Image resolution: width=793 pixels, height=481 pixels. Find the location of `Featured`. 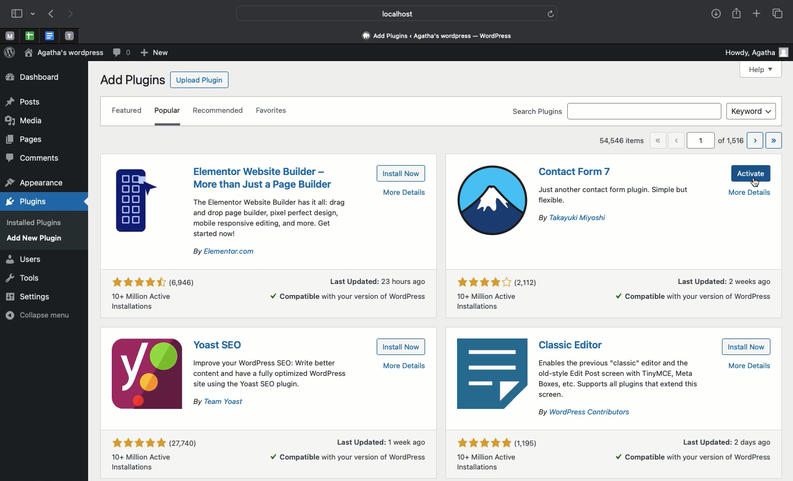

Featured is located at coordinates (129, 112).